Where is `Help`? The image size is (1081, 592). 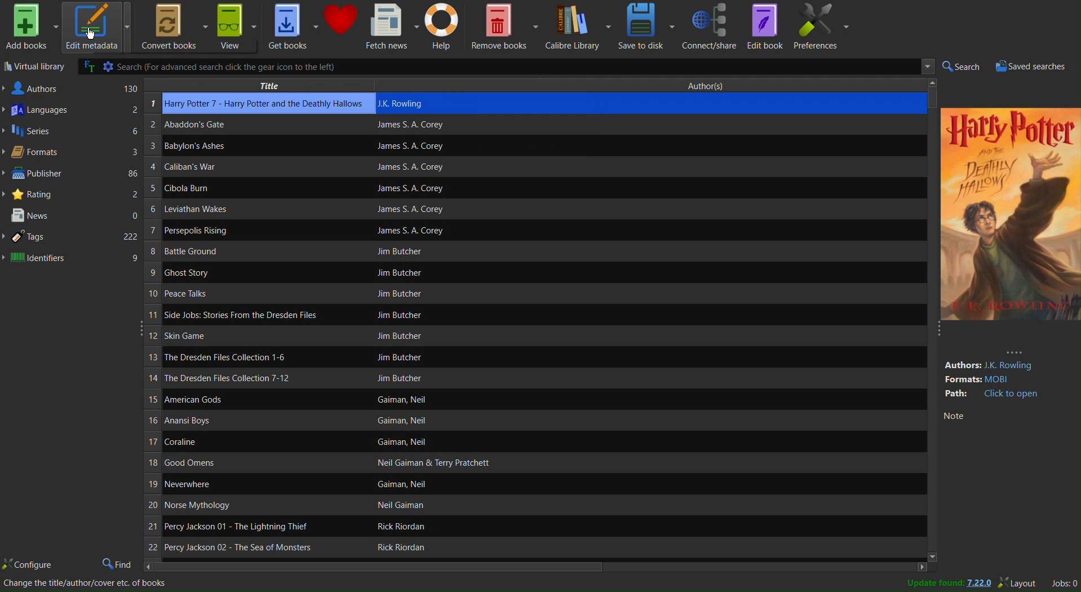 Help is located at coordinates (444, 26).